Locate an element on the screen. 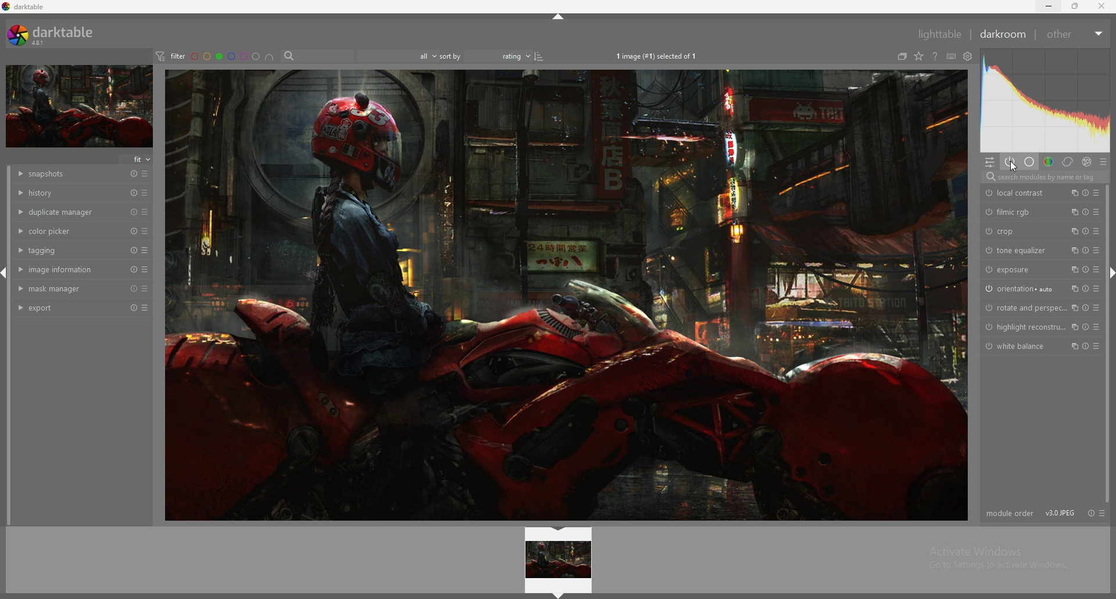 This screenshot has width=1116, height=599. target image minimized is located at coordinates (78, 107).